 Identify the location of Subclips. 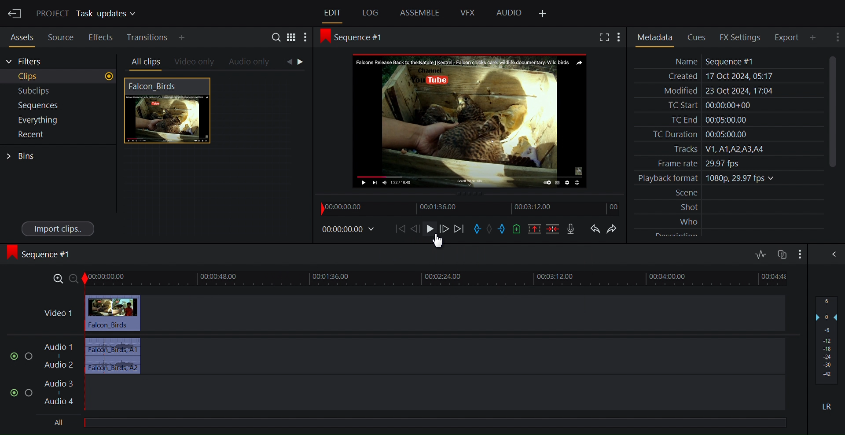
(59, 91).